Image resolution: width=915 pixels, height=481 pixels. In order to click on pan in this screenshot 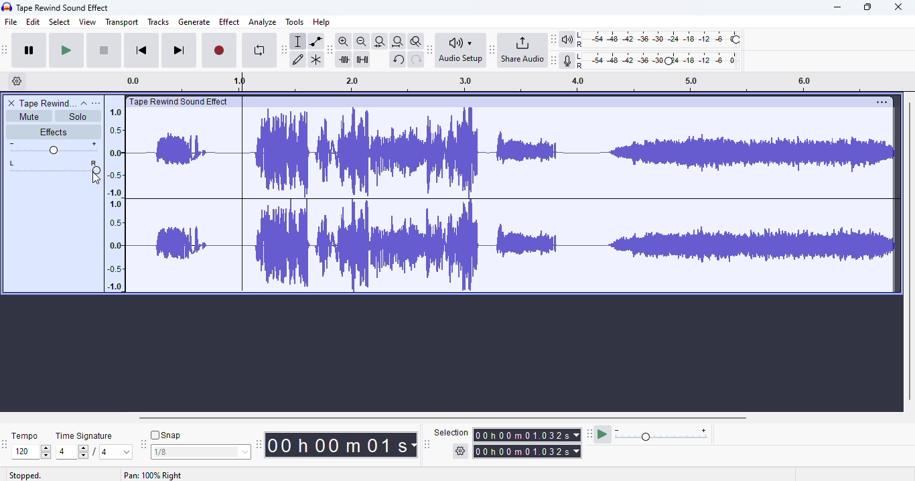, I will do `click(64, 167)`.